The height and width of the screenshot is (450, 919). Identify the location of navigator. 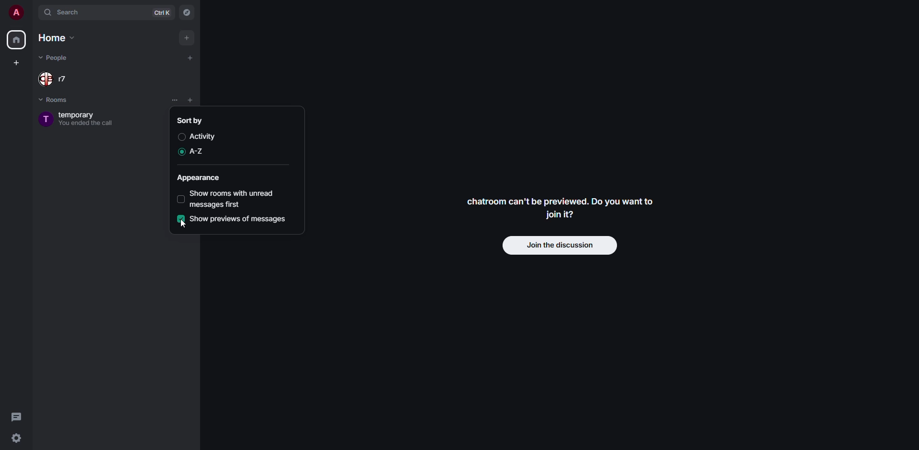
(187, 12).